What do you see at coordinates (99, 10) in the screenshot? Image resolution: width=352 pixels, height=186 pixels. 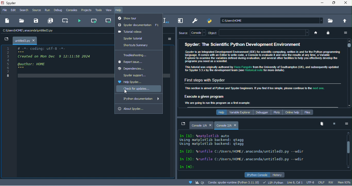 I see `tools` at bounding box center [99, 10].